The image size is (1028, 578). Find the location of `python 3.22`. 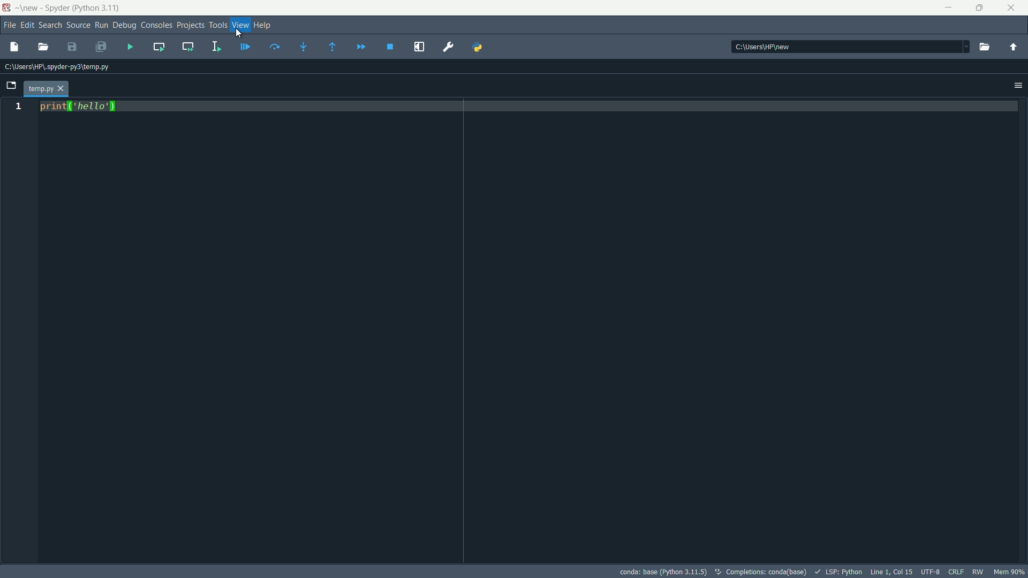

python 3.22 is located at coordinates (100, 9).